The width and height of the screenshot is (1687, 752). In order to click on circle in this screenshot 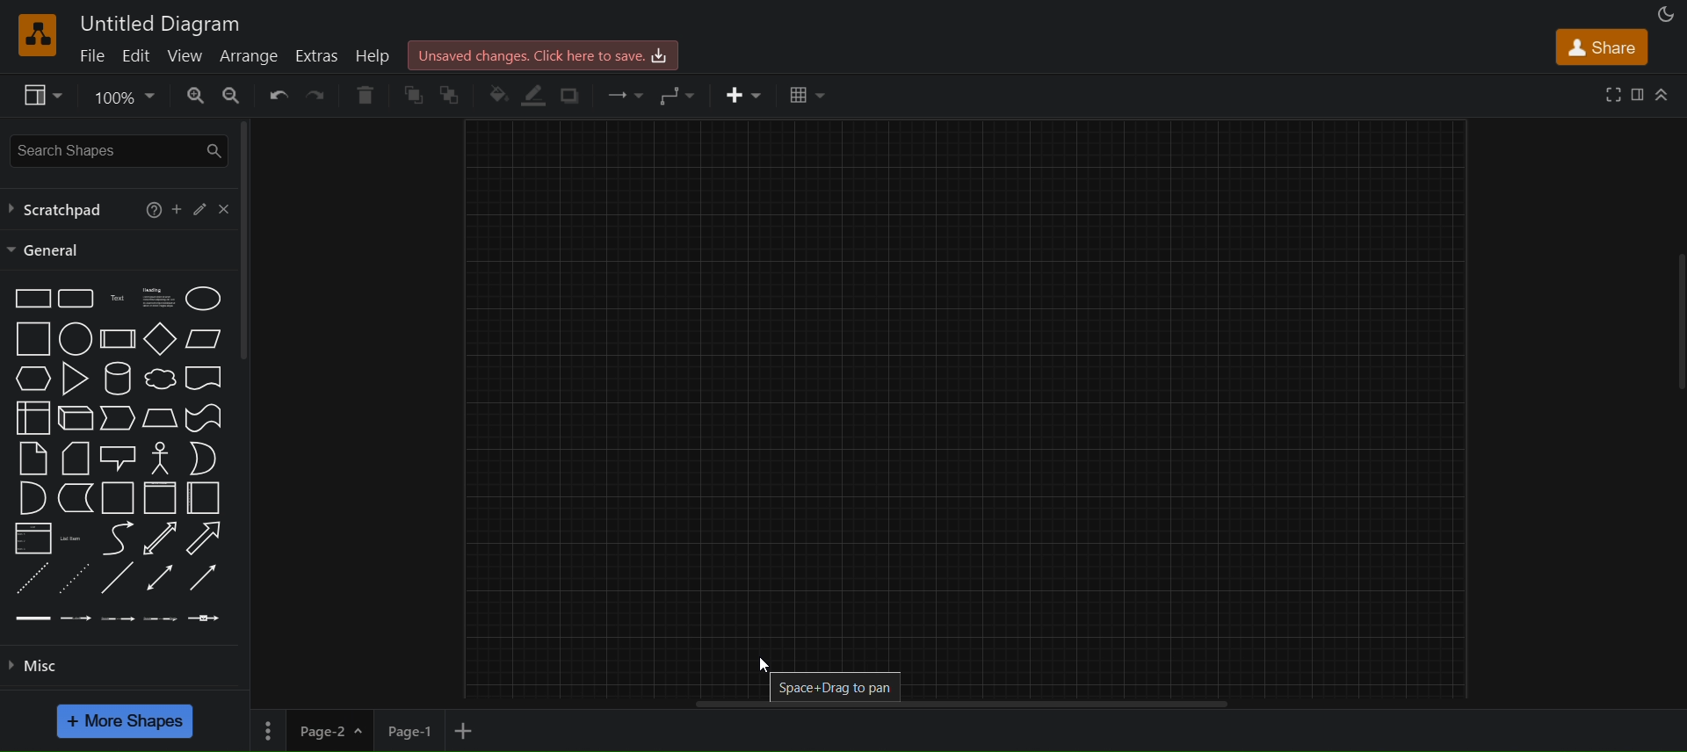, I will do `click(74, 339)`.